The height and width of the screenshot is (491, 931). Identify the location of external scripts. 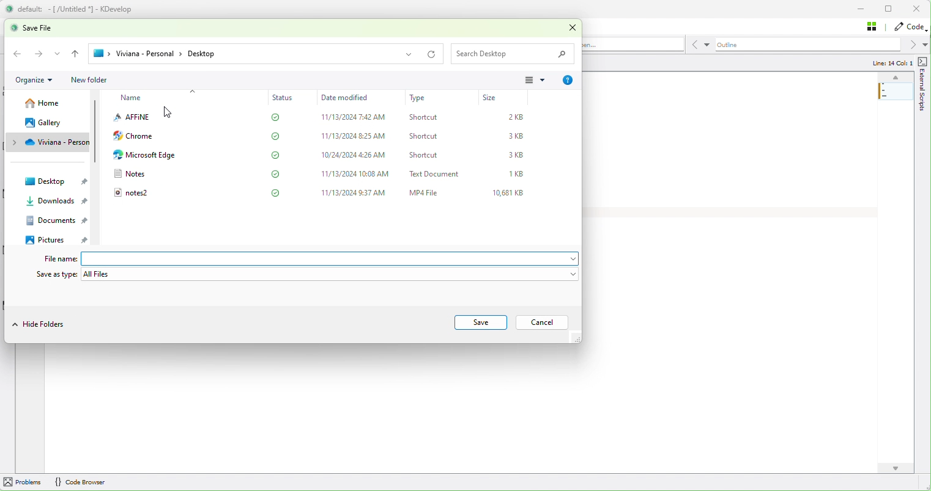
(922, 112).